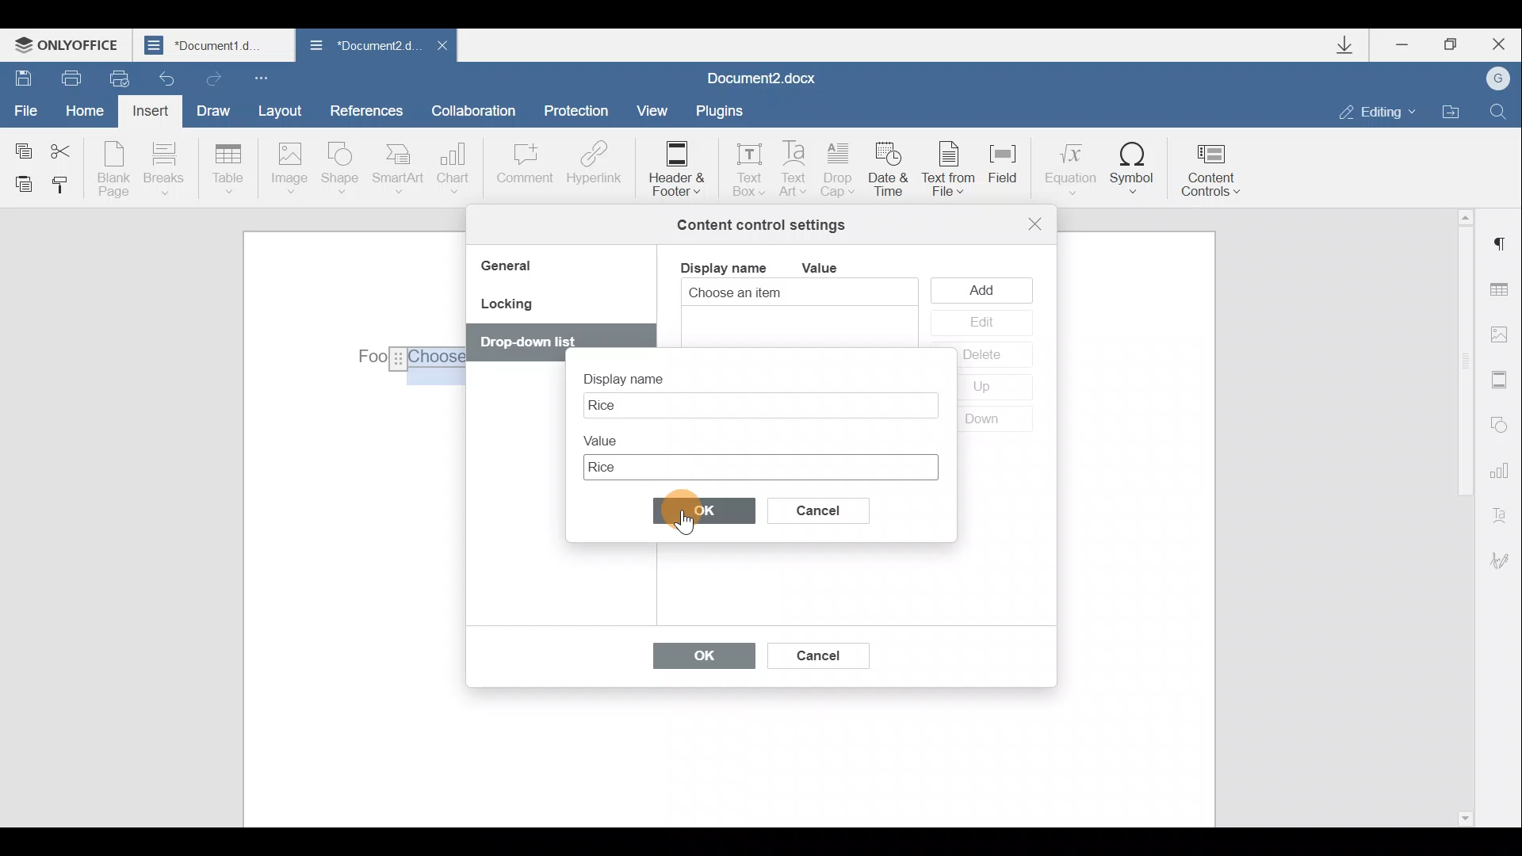  I want to click on Scroll bar, so click(1460, 515).